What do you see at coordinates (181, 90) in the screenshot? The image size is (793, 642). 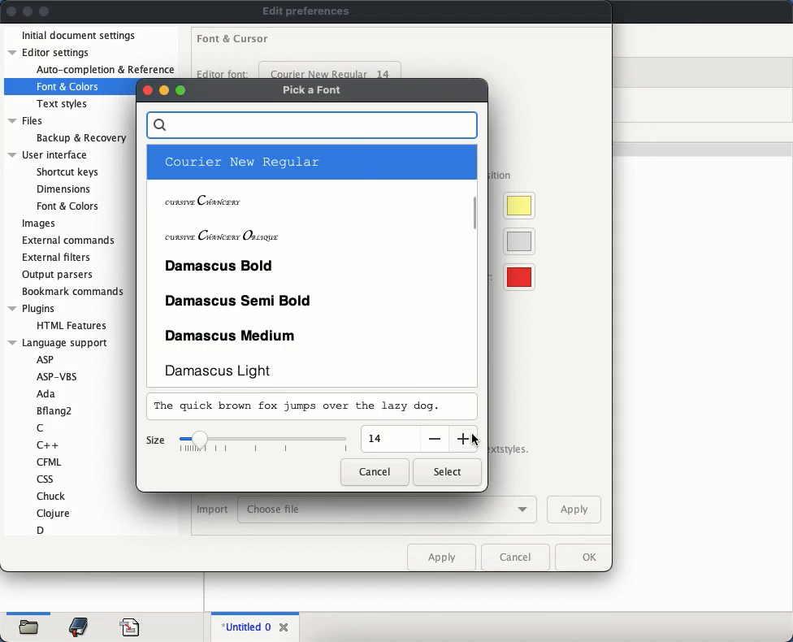 I see `maximize` at bounding box center [181, 90].